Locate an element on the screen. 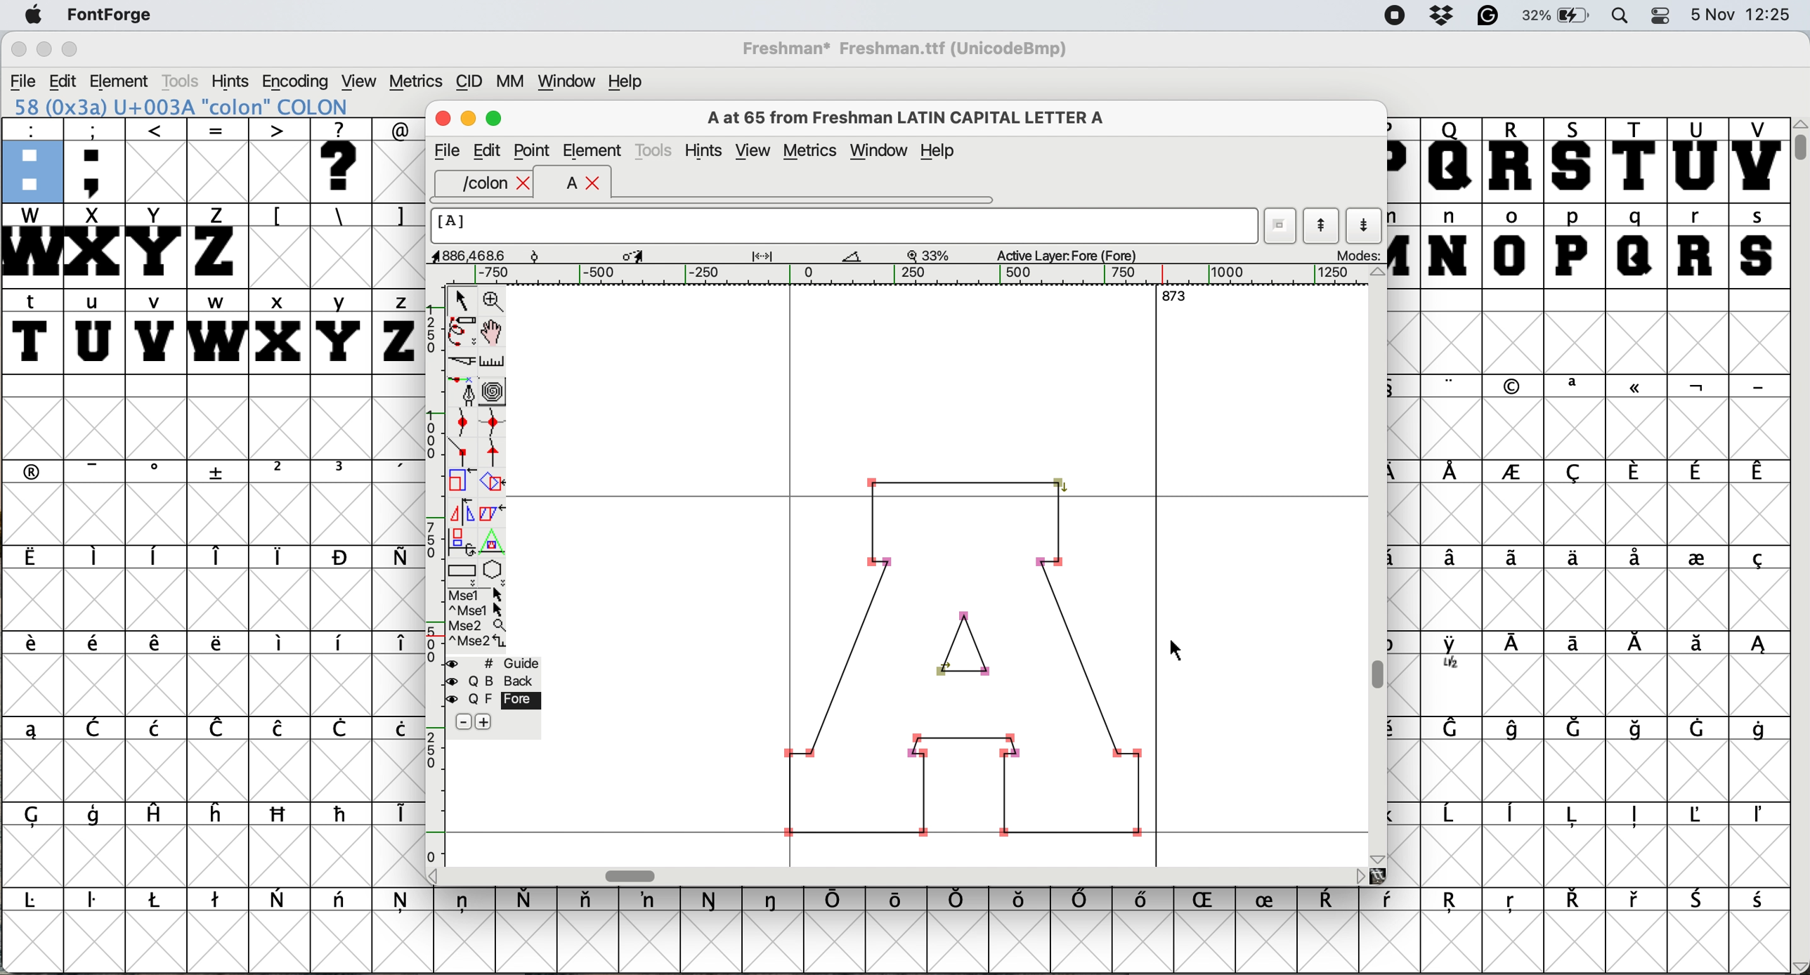 This screenshot has width=1810, height=975. metrics is located at coordinates (809, 150).